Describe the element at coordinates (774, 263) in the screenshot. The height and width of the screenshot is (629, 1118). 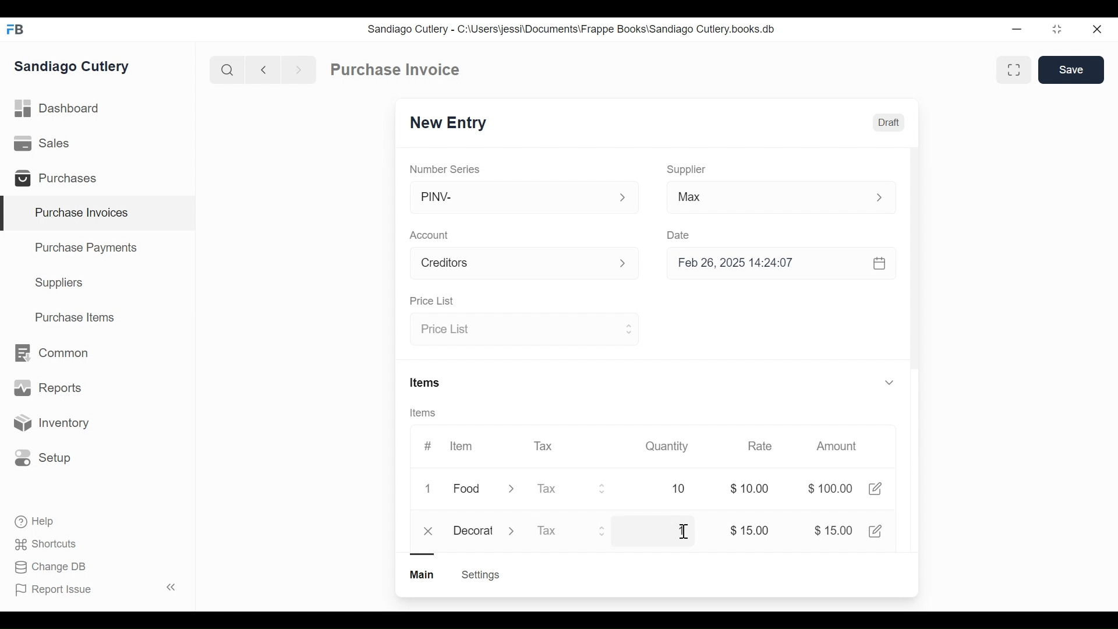
I see `Feb 26, 2025 14:24:07` at that location.